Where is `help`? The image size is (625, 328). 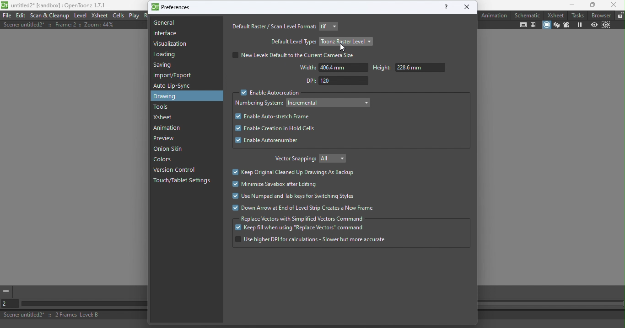
help is located at coordinates (445, 7).